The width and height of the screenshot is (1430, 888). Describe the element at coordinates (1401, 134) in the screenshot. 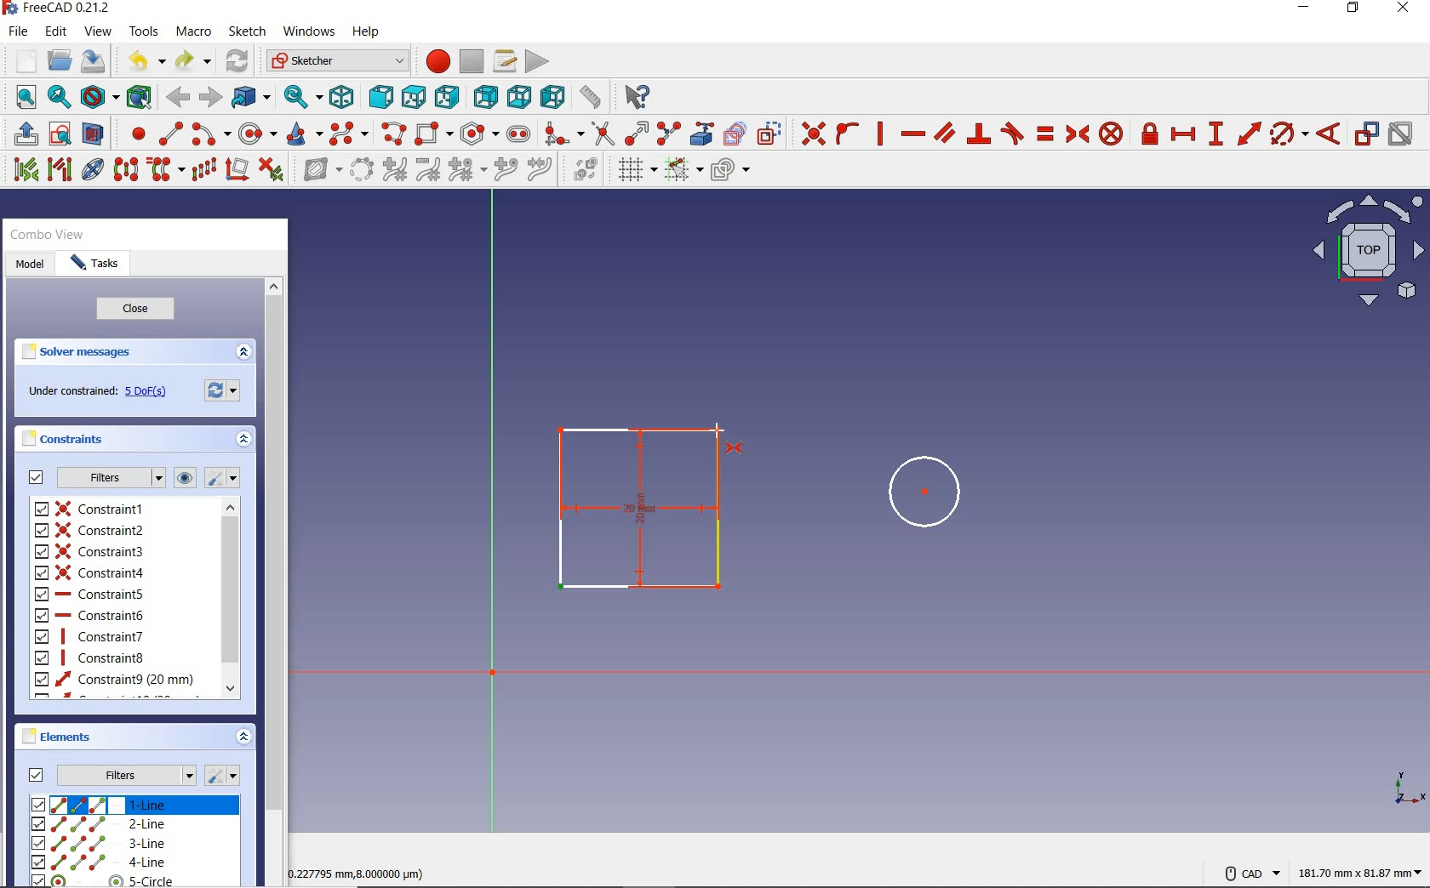

I see `activate/deactivate constraint` at that location.